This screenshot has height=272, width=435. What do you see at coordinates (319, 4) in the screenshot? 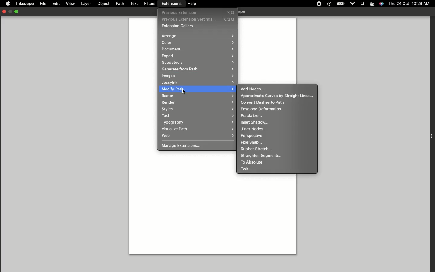
I see `Record` at bounding box center [319, 4].